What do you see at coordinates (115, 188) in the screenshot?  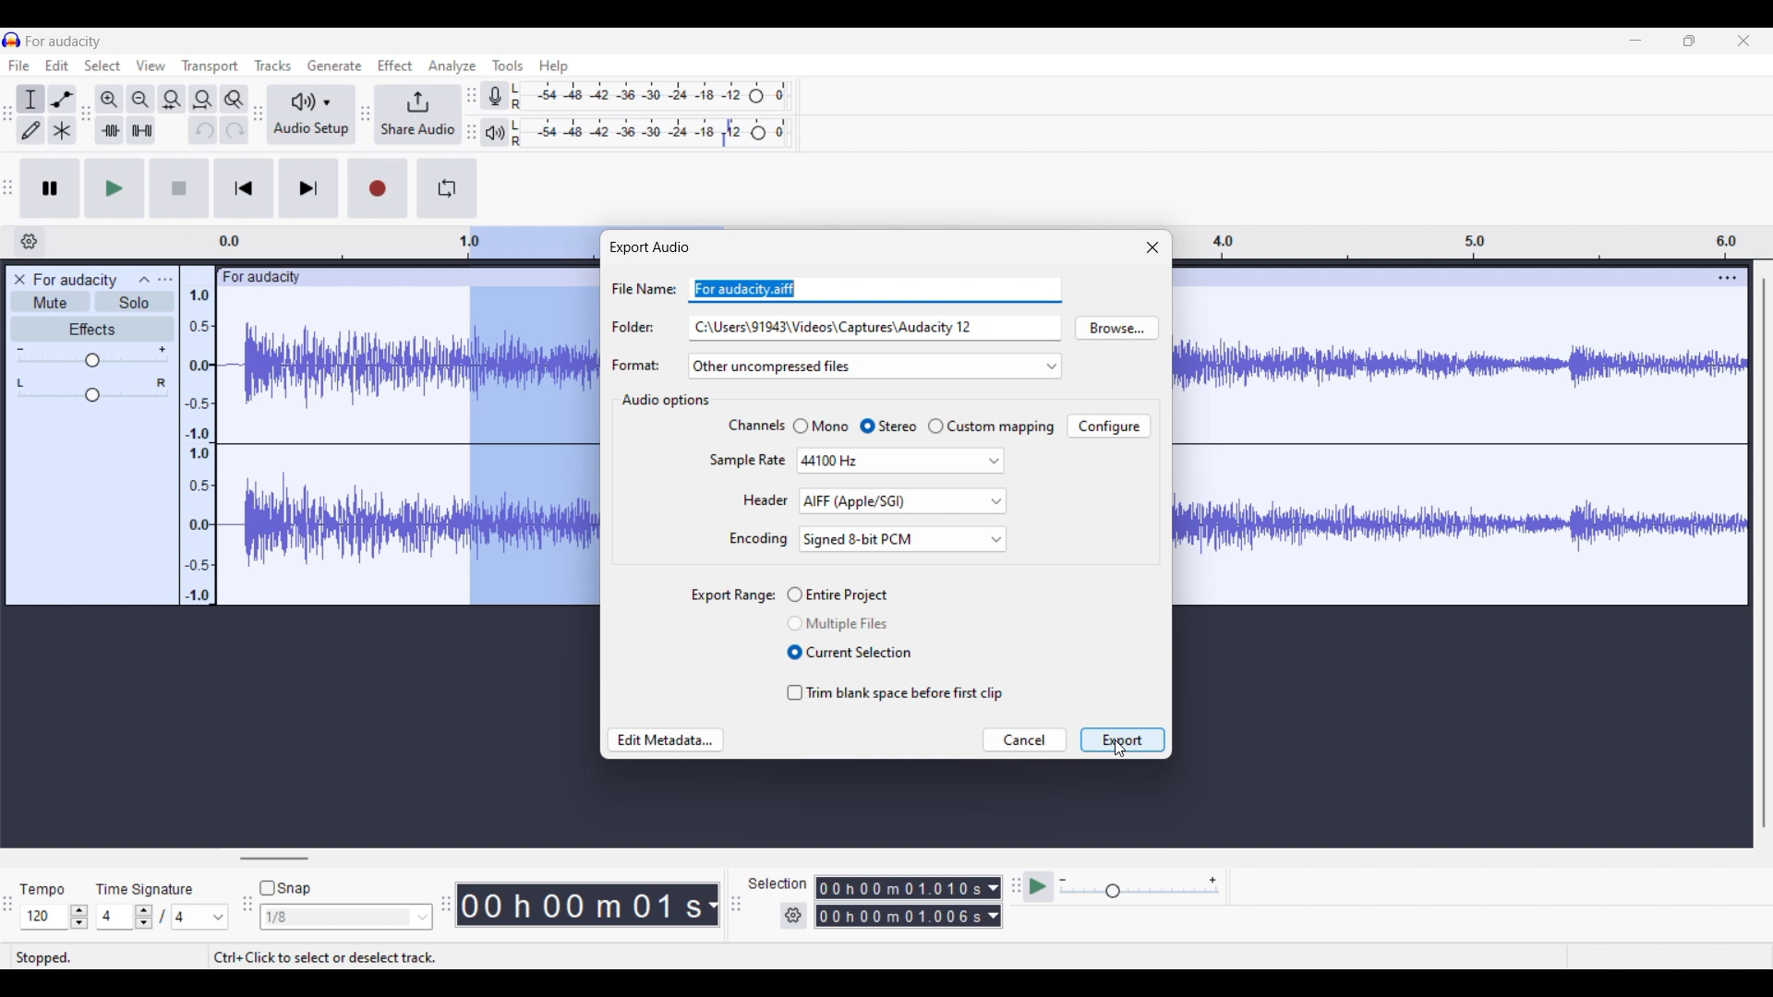 I see `Play/Play once` at bounding box center [115, 188].